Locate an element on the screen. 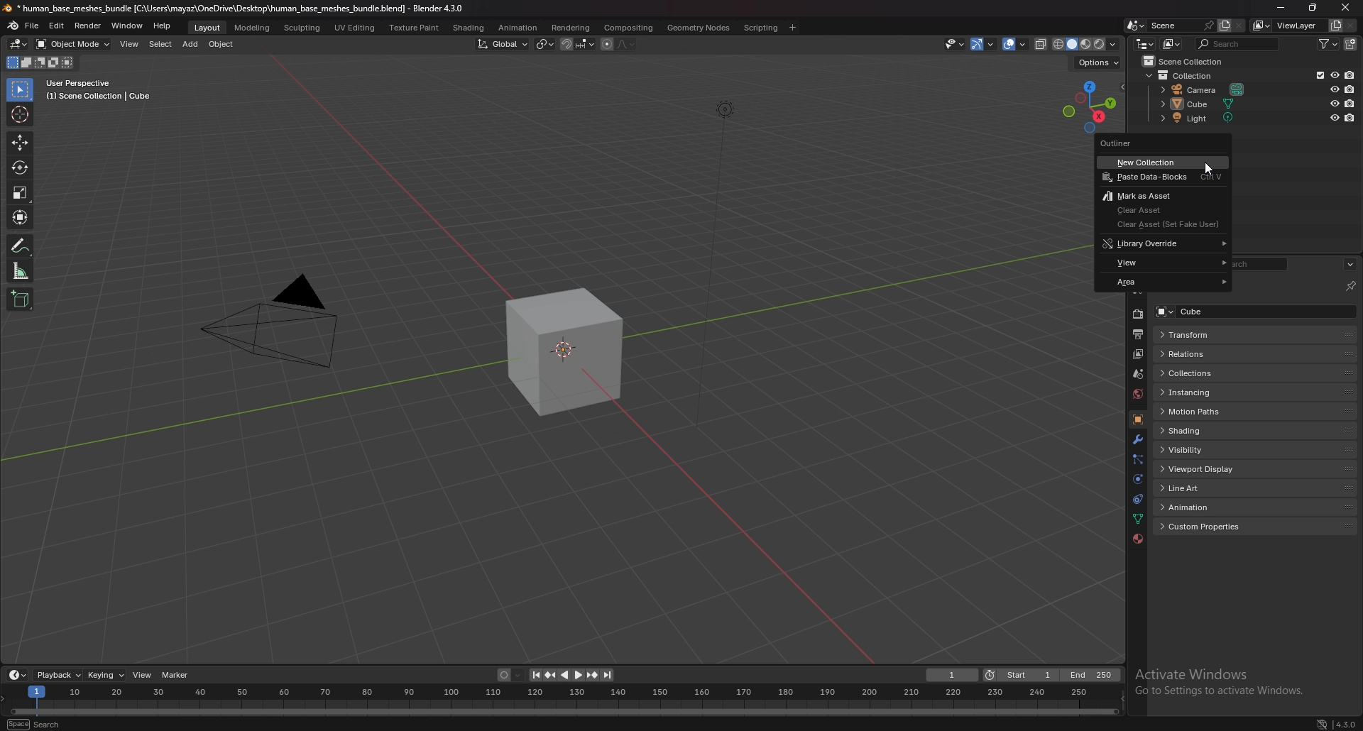 This screenshot has height=731, width=1363. transform orientation is located at coordinates (503, 44).